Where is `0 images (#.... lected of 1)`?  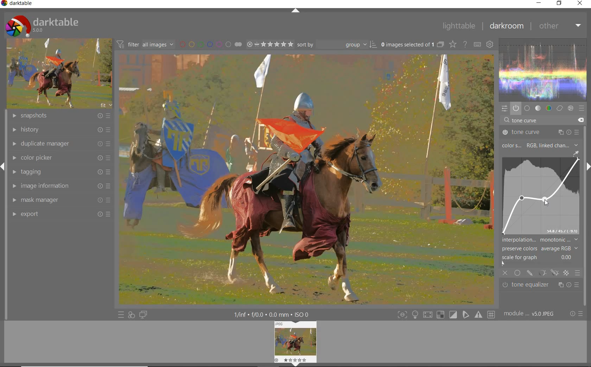 0 images (#.... lected of 1) is located at coordinates (412, 44).